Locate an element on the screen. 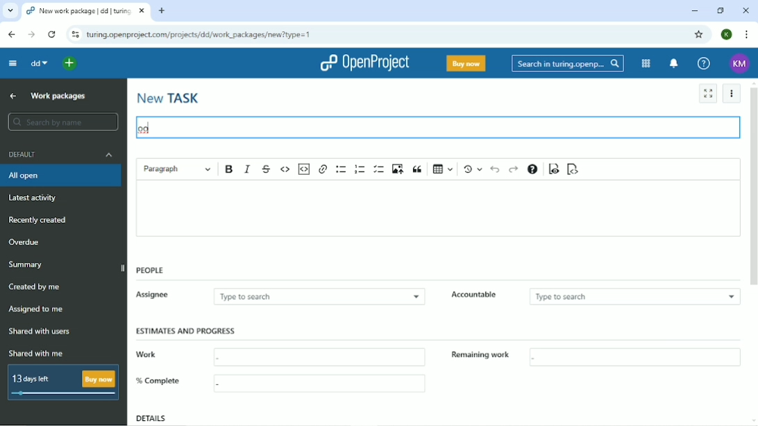  Numbered list is located at coordinates (360, 169).